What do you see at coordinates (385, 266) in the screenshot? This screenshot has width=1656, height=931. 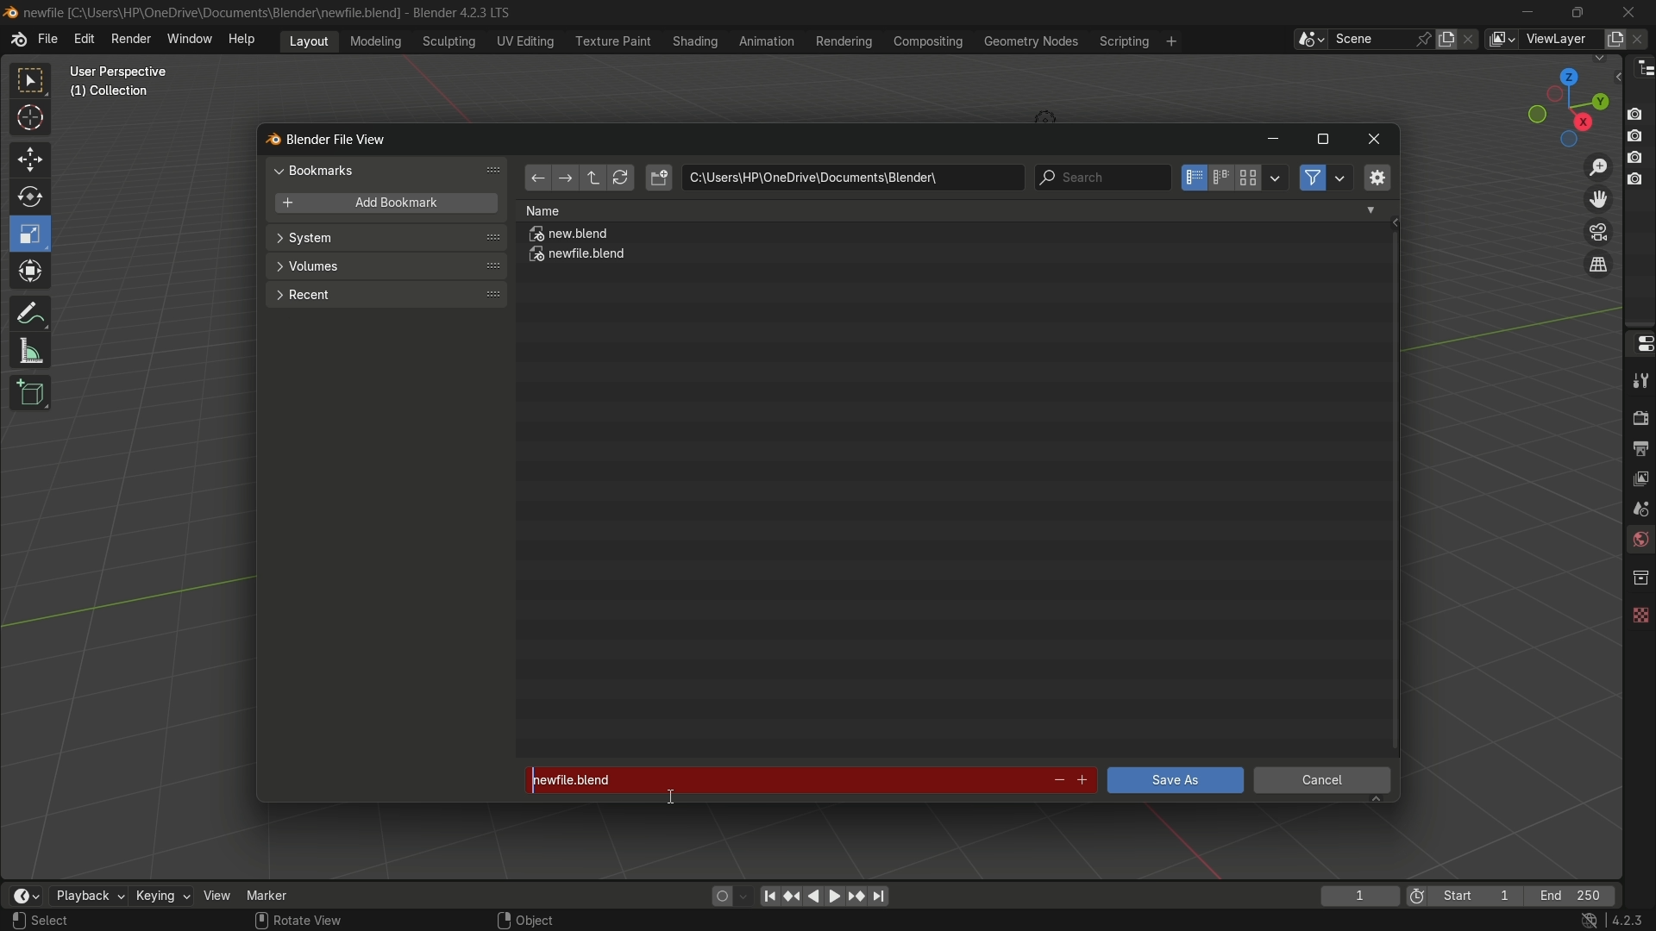 I see `volumes` at bounding box center [385, 266].